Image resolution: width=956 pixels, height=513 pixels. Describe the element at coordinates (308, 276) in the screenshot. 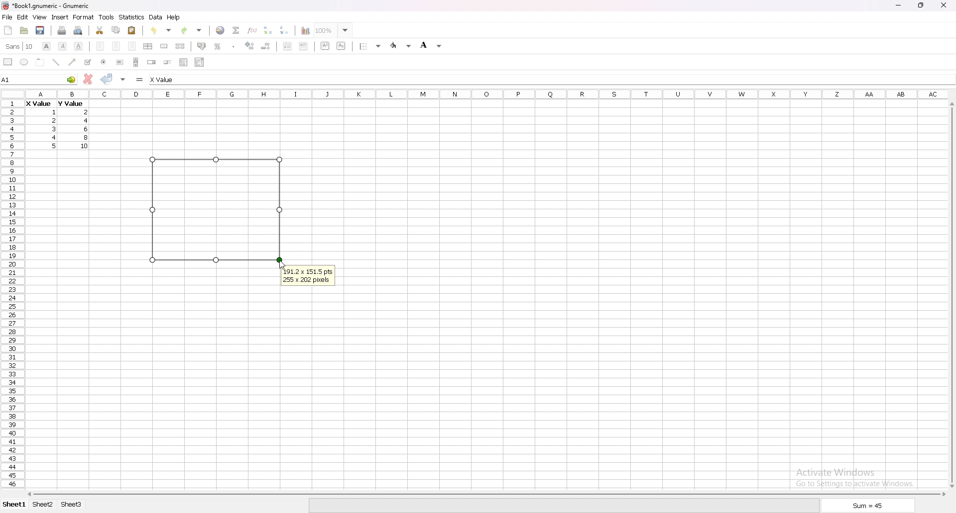

I see `area description` at that location.